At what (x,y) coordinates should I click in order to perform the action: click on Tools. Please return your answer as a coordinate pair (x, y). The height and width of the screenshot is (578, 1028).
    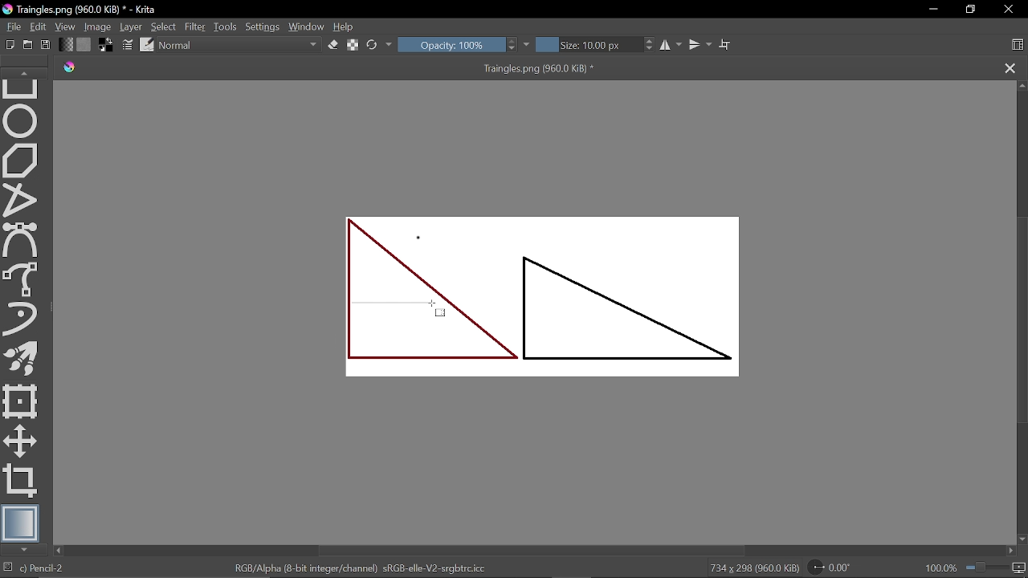
    Looking at the image, I should click on (226, 26).